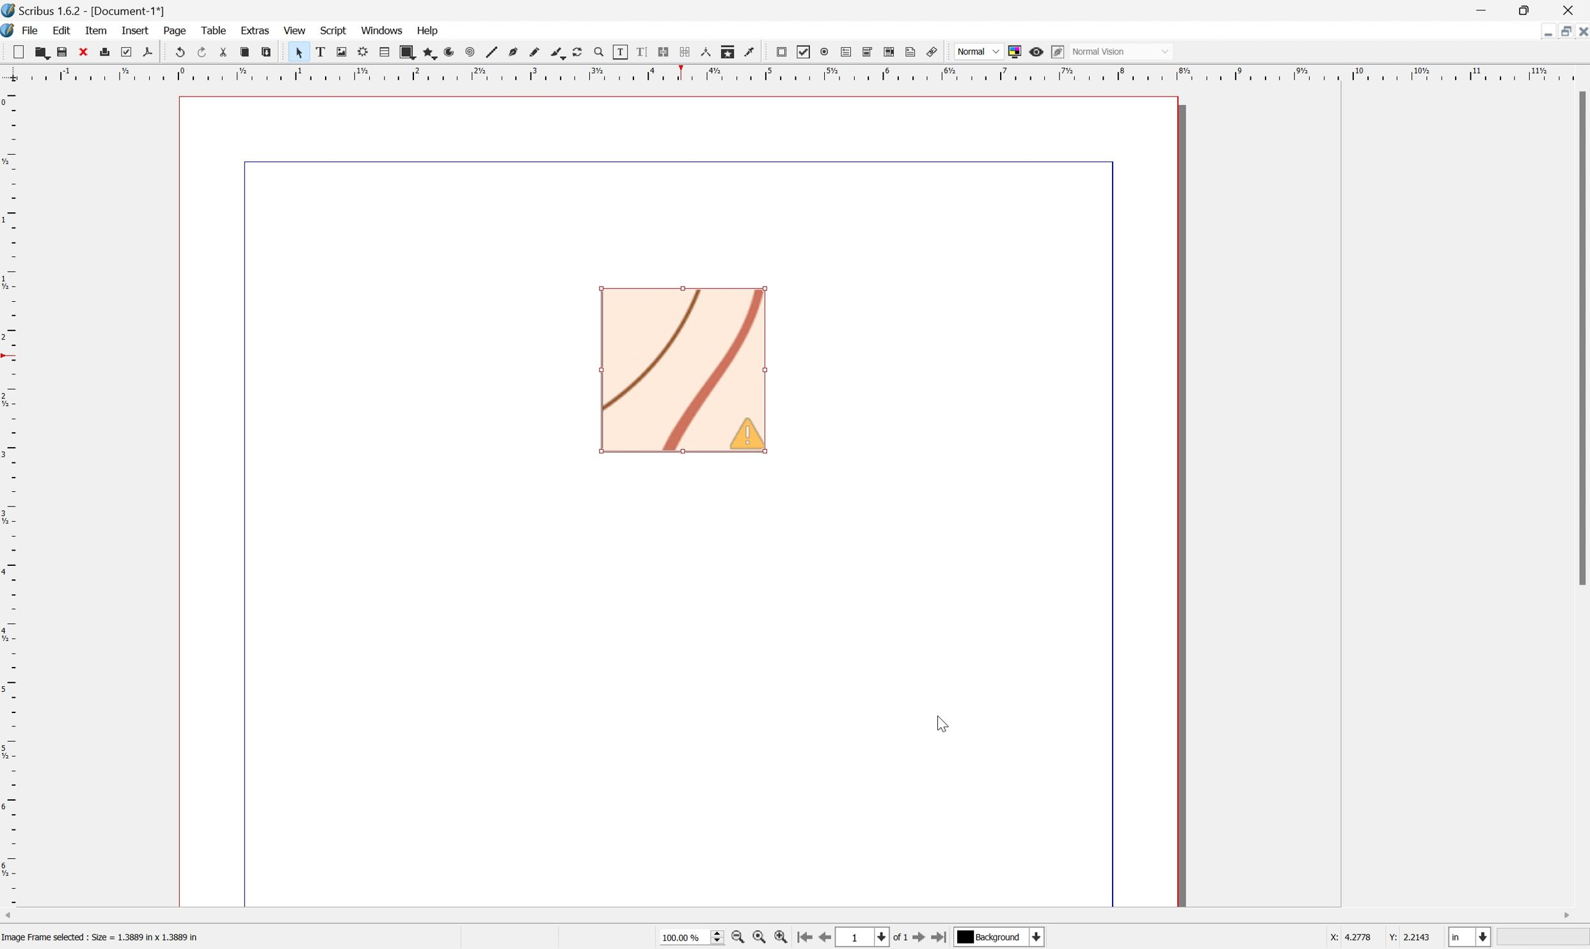 This screenshot has height=949, width=1590. What do you see at coordinates (1099, 50) in the screenshot?
I see `normal vision` at bounding box center [1099, 50].